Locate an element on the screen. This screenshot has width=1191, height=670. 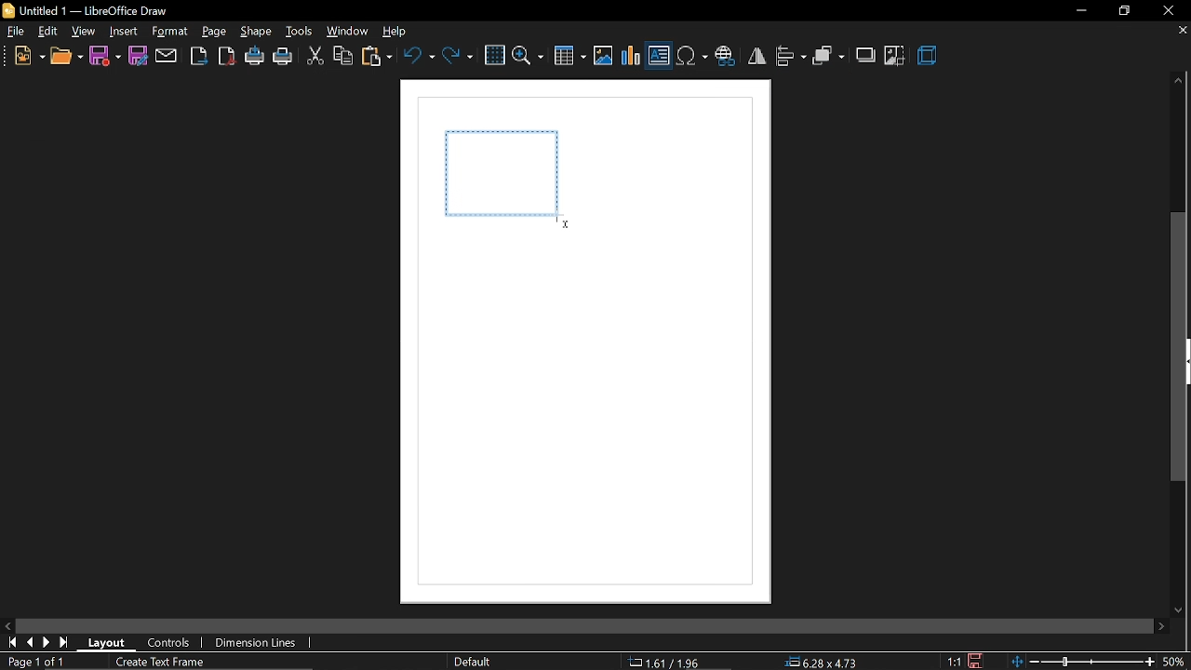
page style is located at coordinates (475, 662).